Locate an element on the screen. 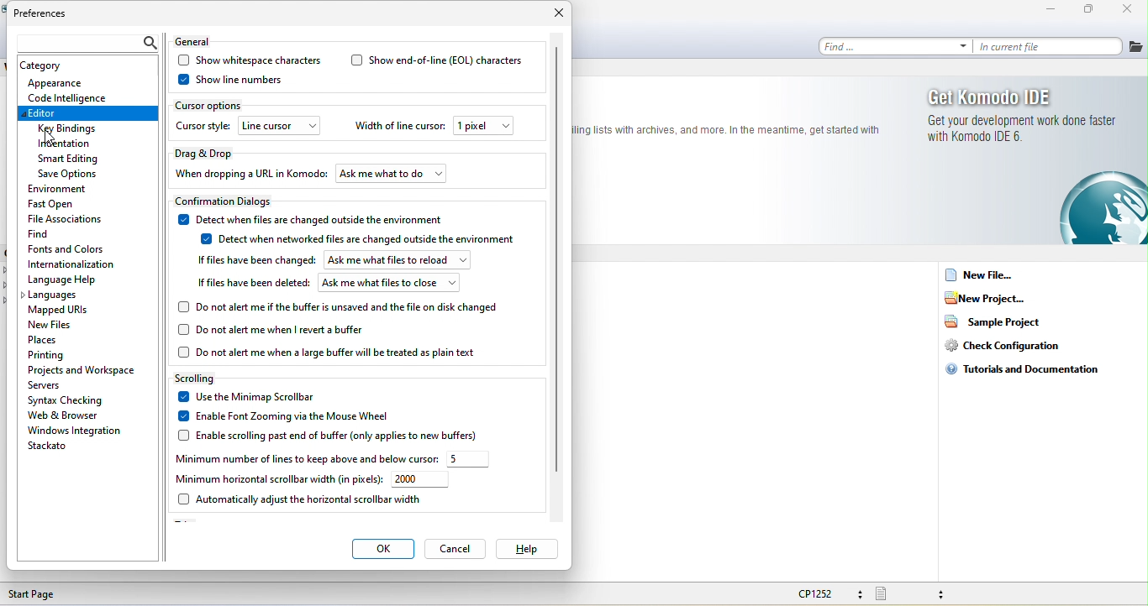 The width and height of the screenshot is (1148, 606). file associations is located at coordinates (66, 217).